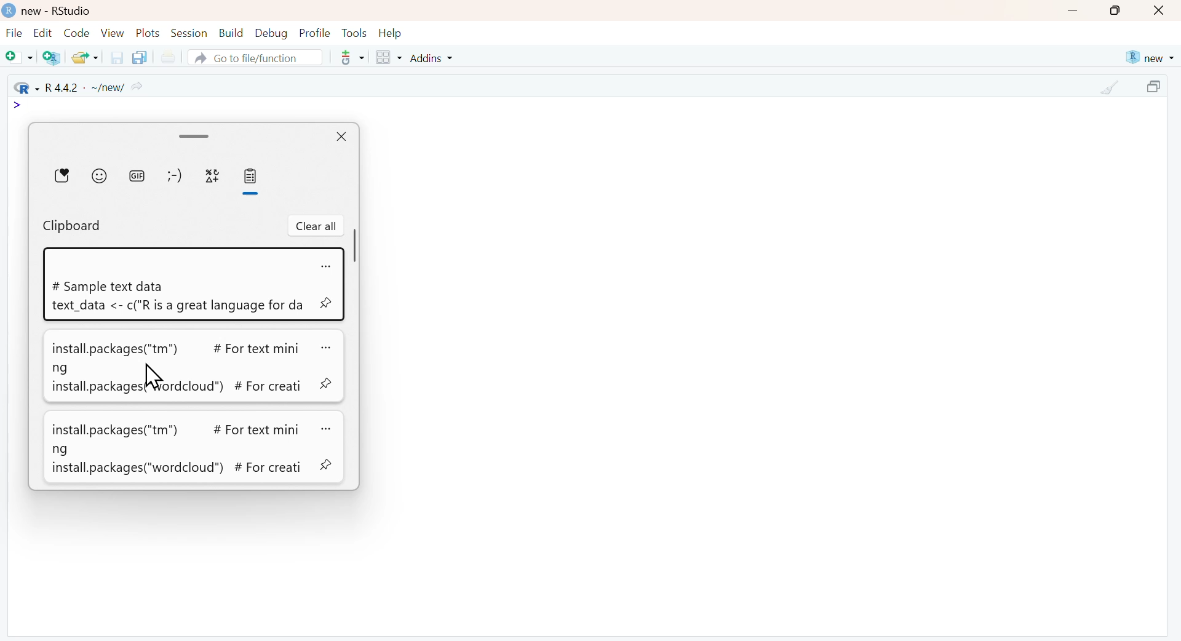  What do you see at coordinates (177, 468) in the screenshot?
I see `install.packages("wordcloud”) # For creati` at bounding box center [177, 468].